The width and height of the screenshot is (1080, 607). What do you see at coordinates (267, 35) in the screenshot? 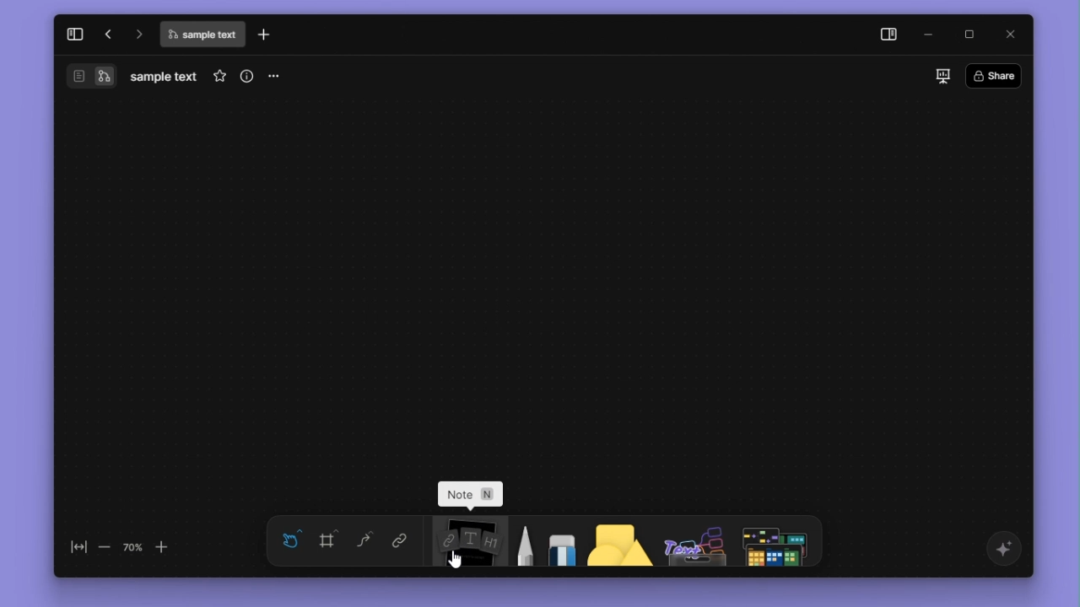
I see `new tab` at bounding box center [267, 35].